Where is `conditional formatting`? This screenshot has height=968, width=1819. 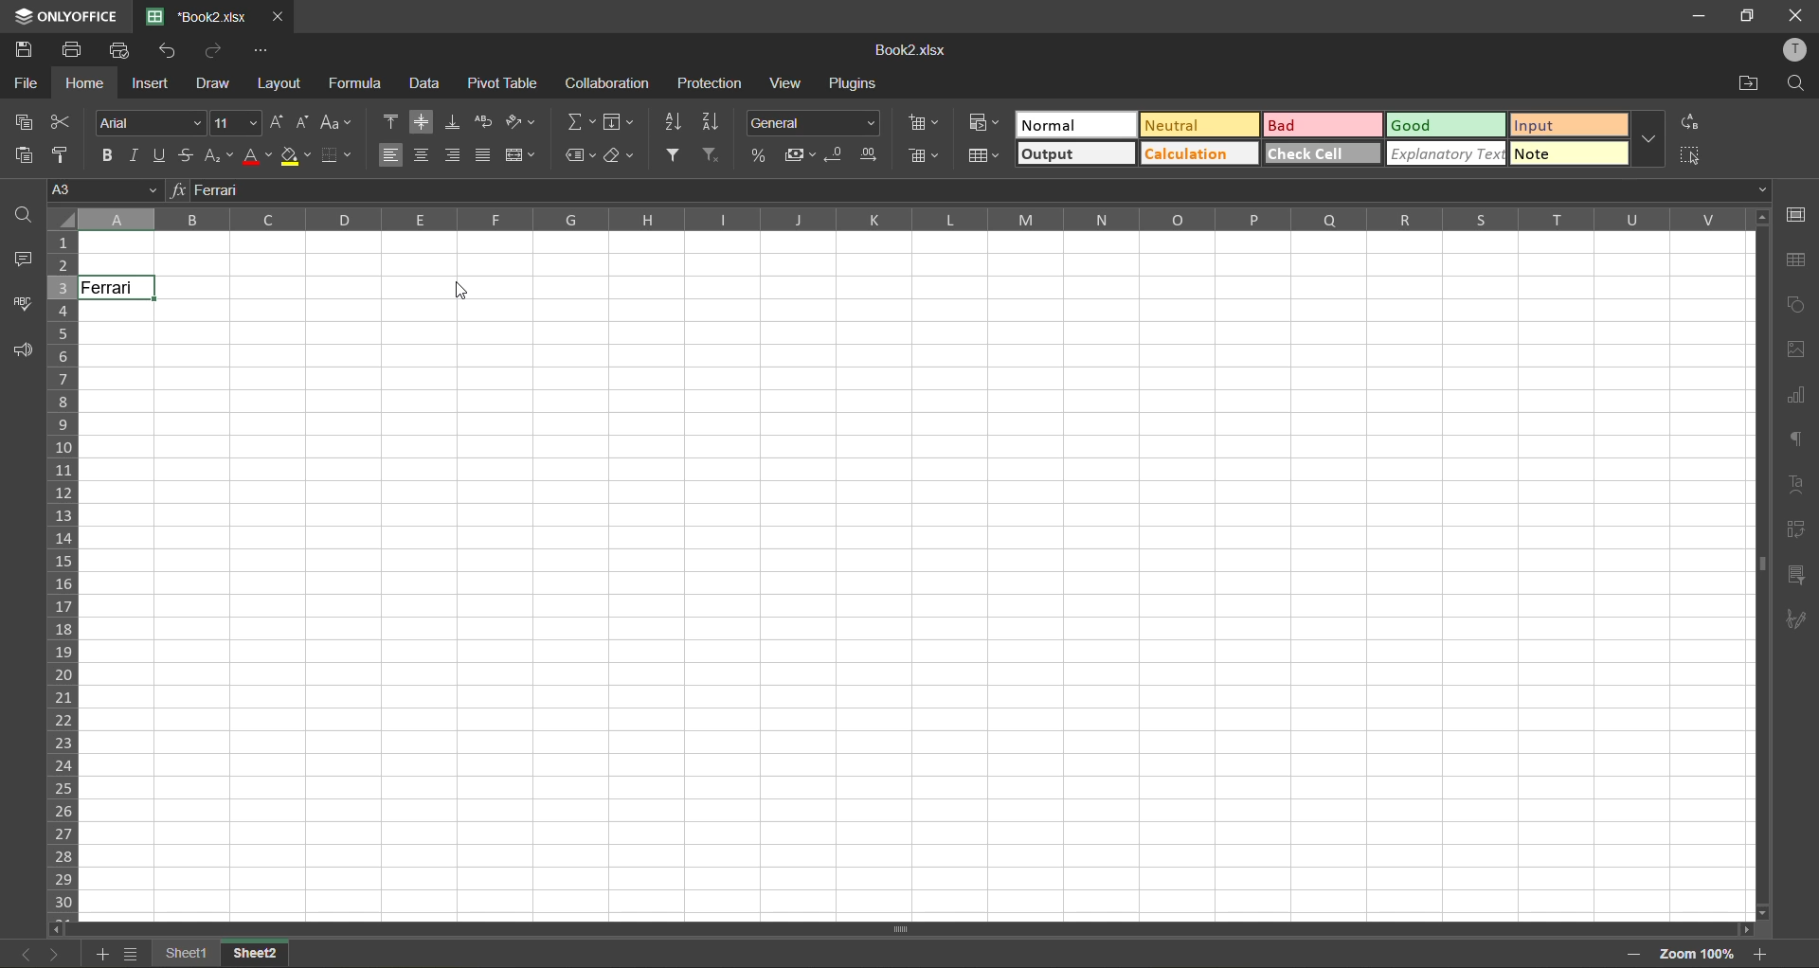
conditional formatting is located at coordinates (984, 124).